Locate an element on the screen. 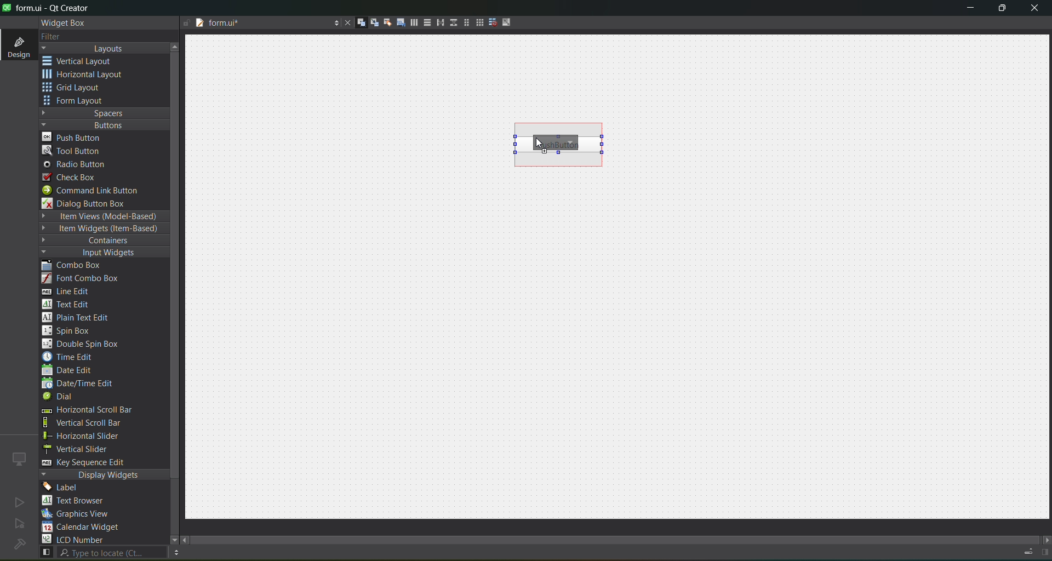  buttons is located at coordinates (102, 124).